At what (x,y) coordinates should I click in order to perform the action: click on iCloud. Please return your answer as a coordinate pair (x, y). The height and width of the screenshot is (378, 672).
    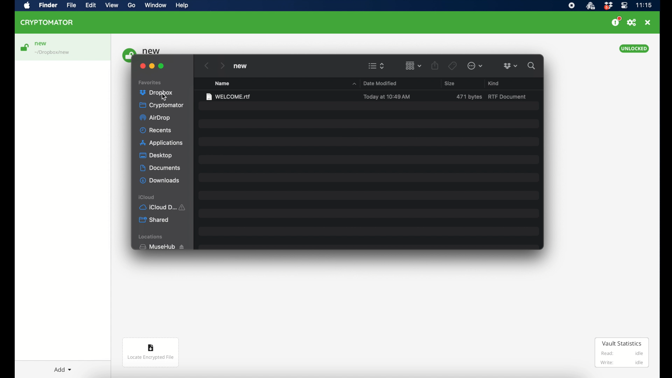
    Looking at the image, I should click on (163, 207).